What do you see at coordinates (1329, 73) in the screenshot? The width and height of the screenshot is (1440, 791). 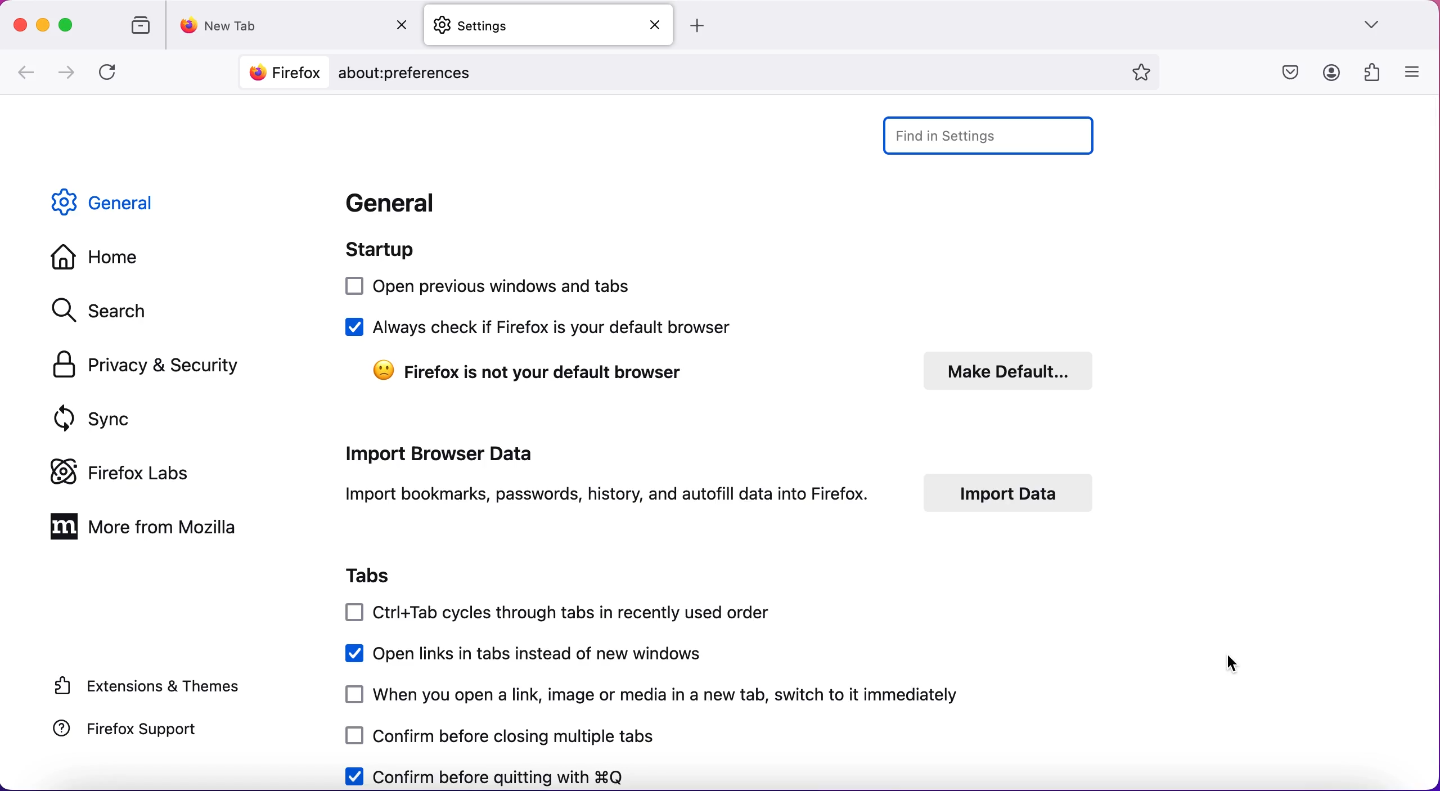 I see `account` at bounding box center [1329, 73].